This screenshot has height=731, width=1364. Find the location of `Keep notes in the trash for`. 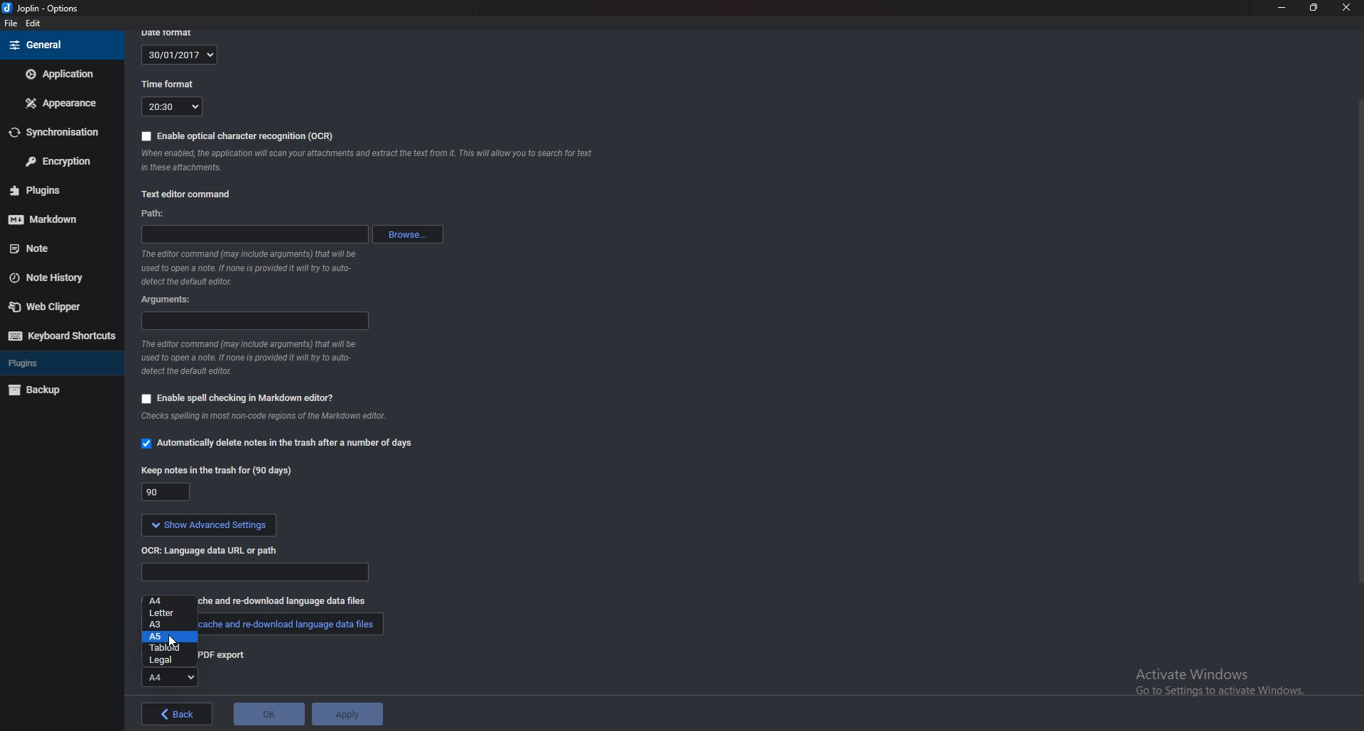

Keep notes in the trash for is located at coordinates (217, 473).